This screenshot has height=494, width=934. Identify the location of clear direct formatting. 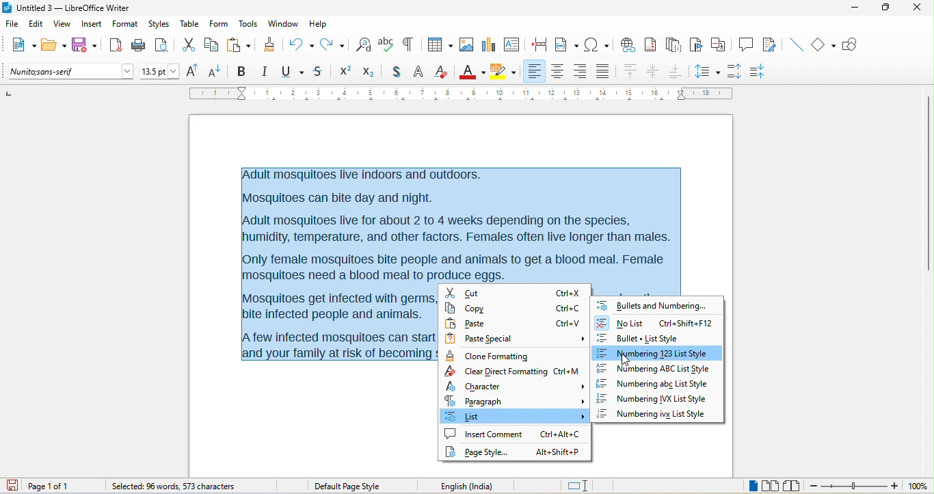
(516, 372).